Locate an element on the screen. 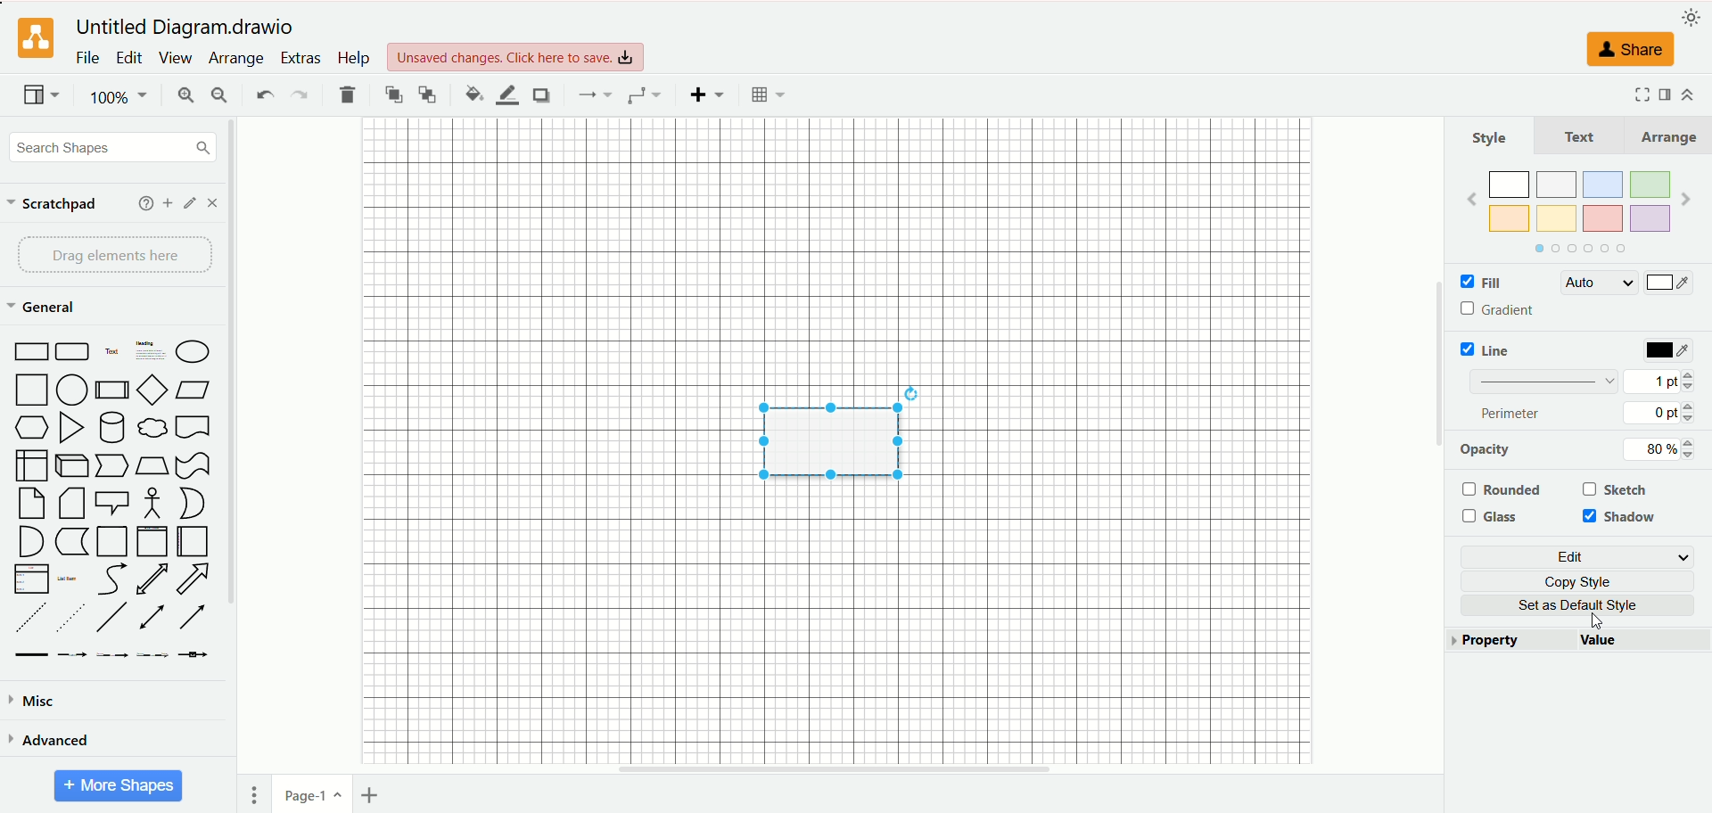 Image resolution: width=1712 pixels, height=813 pixels. connection is located at coordinates (592, 94).